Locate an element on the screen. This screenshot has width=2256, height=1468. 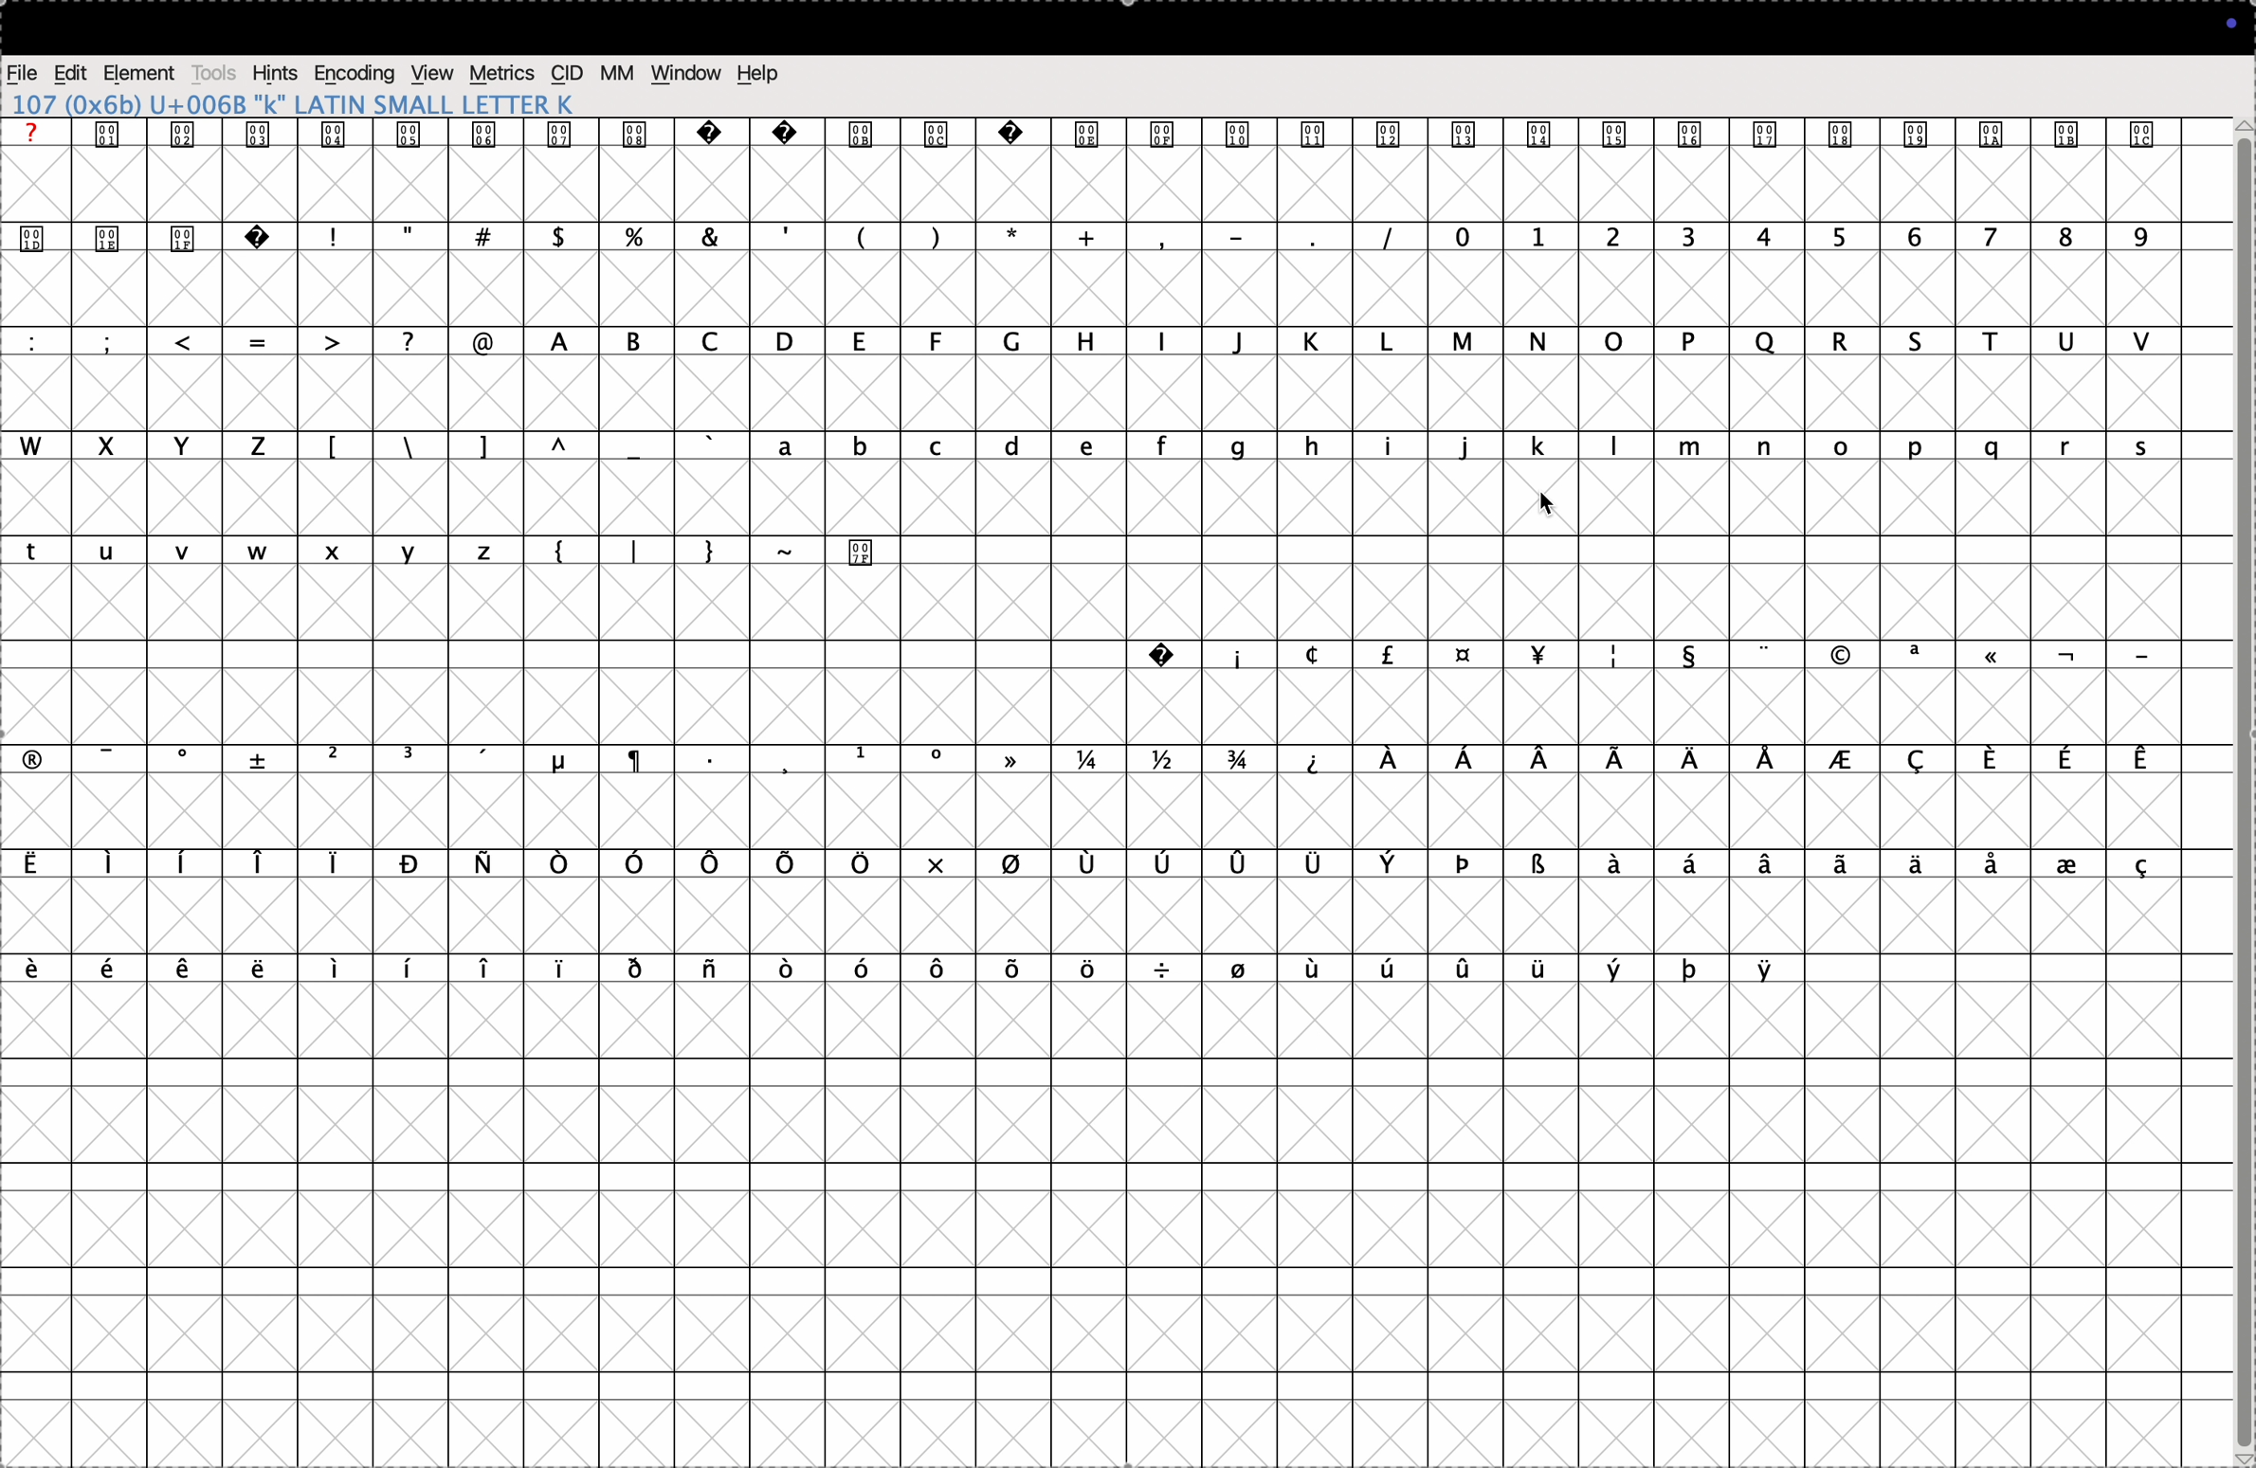
- is located at coordinates (2140, 657).